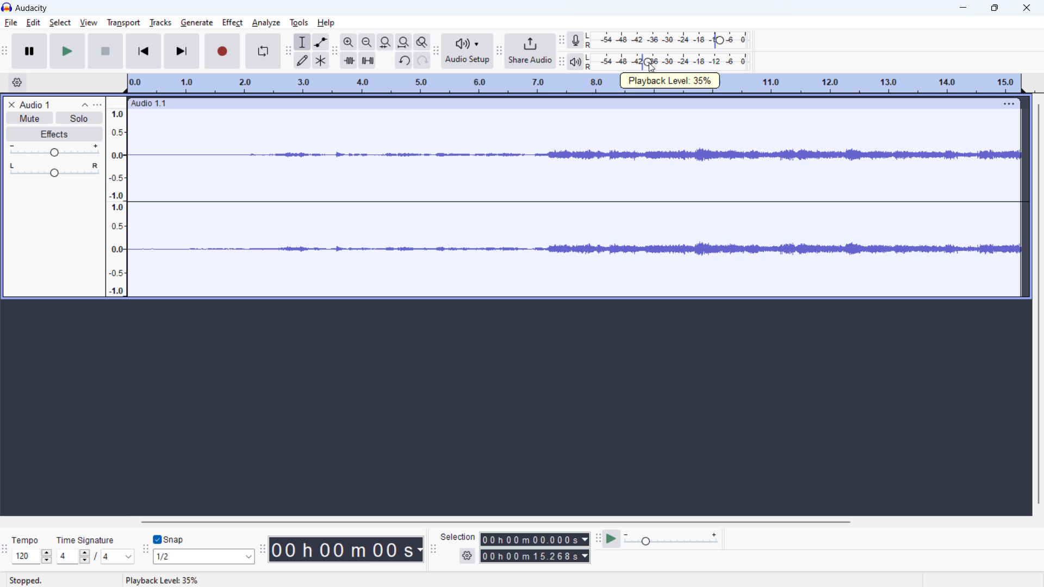 This screenshot has height=587, width=1044. I want to click on help, so click(326, 23).